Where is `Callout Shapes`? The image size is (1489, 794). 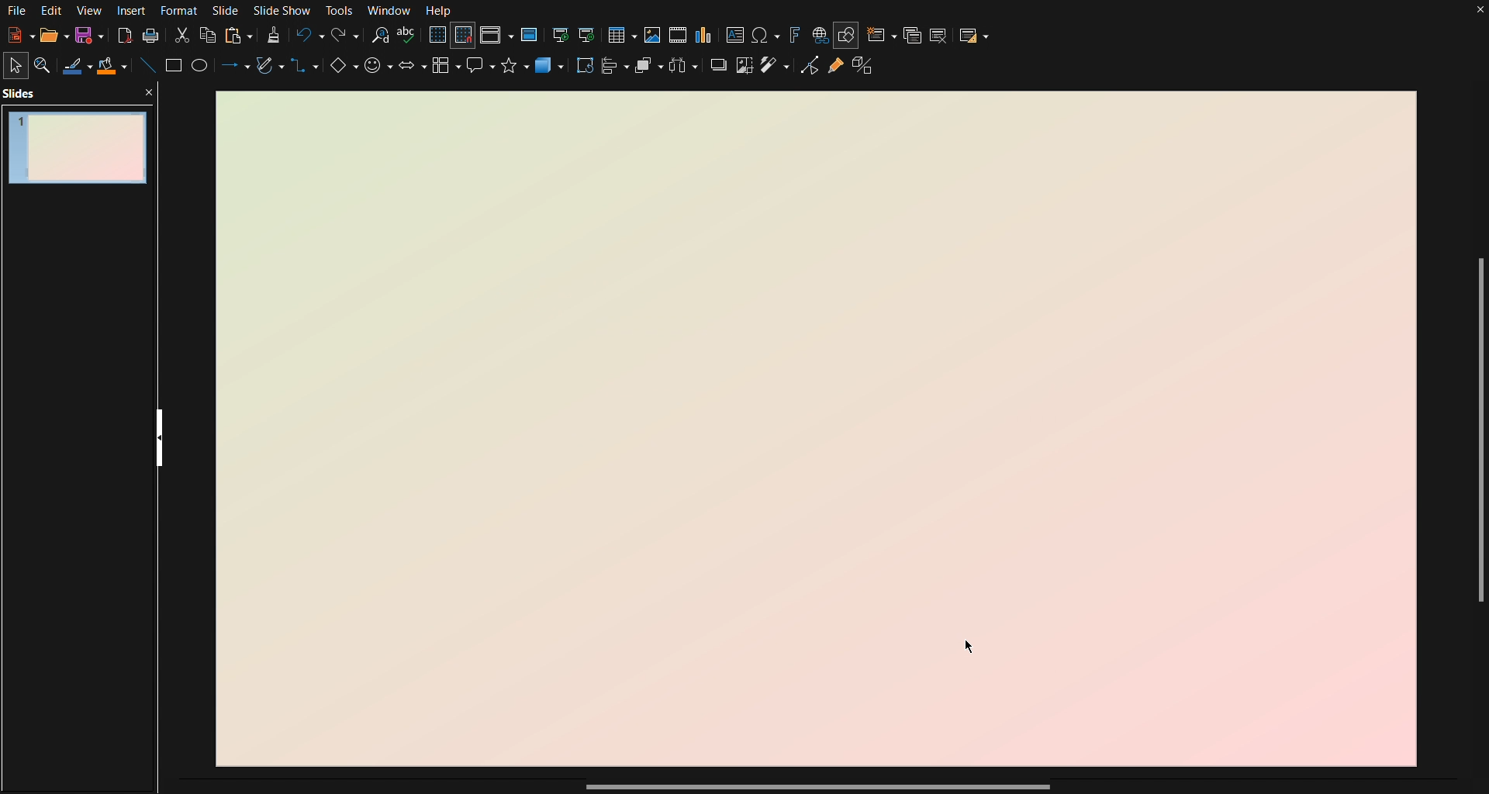 Callout Shapes is located at coordinates (482, 71).